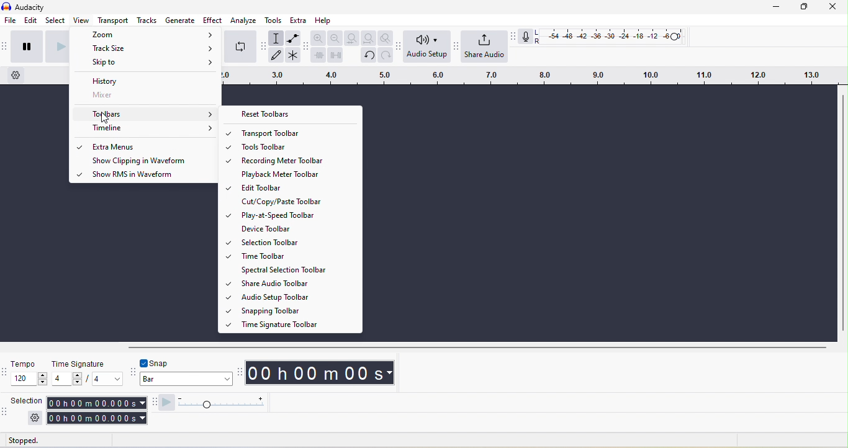 The image size is (848, 448). I want to click on pause, so click(27, 47).